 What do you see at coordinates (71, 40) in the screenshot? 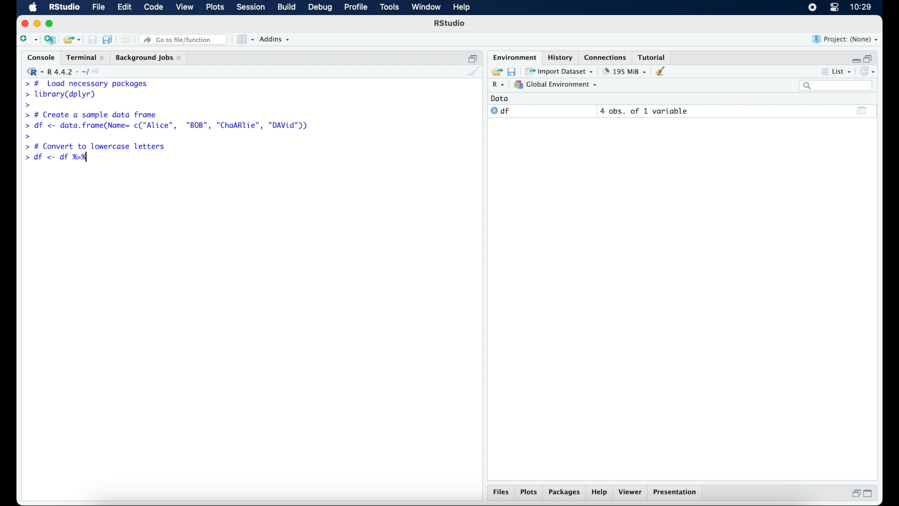
I see `load existing project` at bounding box center [71, 40].